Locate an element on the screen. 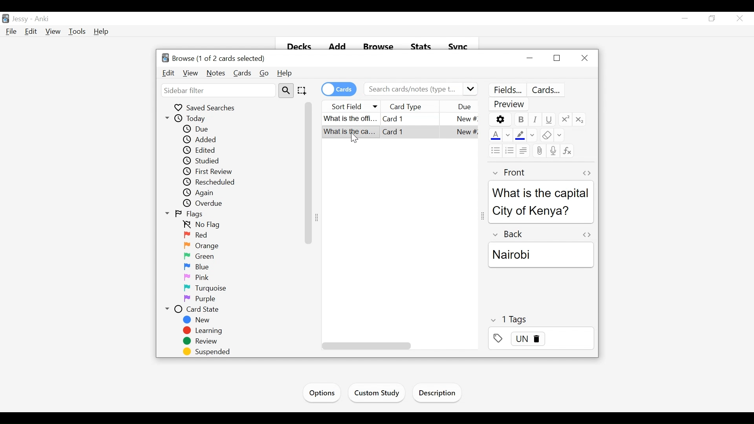 This screenshot has height=424, width=754. Toggle cards on/off is located at coordinates (338, 89).